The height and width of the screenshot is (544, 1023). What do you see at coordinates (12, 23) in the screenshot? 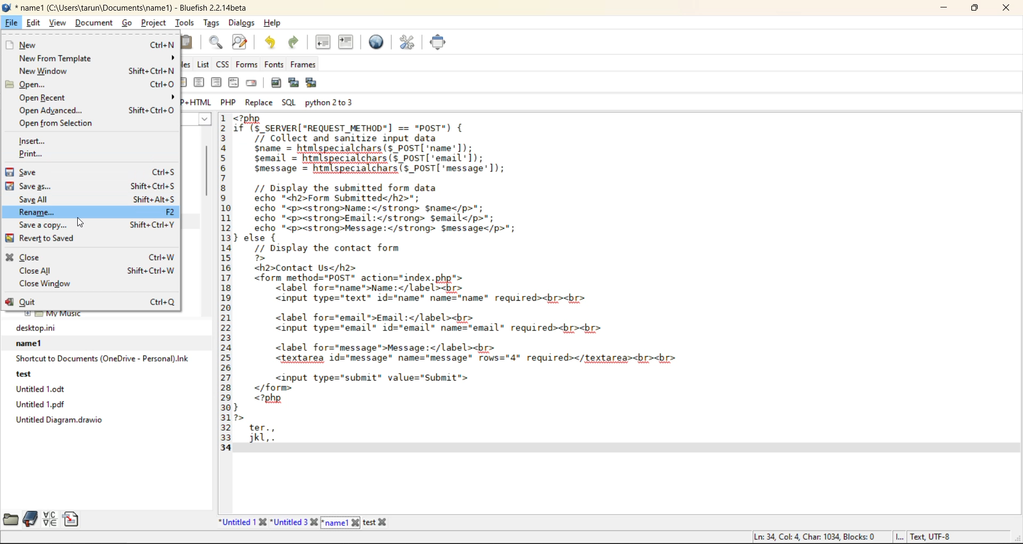
I see `file` at bounding box center [12, 23].